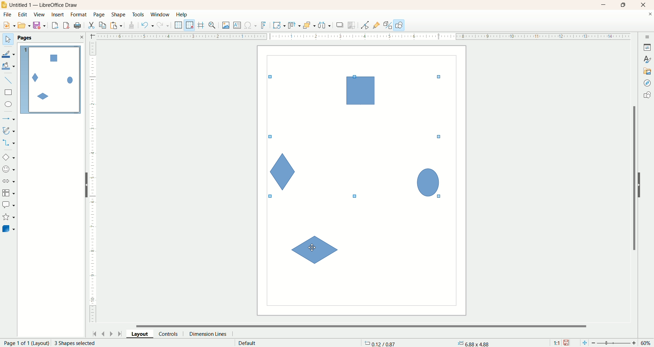 The width and height of the screenshot is (654, 347). What do you see at coordinates (103, 25) in the screenshot?
I see `copy` at bounding box center [103, 25].